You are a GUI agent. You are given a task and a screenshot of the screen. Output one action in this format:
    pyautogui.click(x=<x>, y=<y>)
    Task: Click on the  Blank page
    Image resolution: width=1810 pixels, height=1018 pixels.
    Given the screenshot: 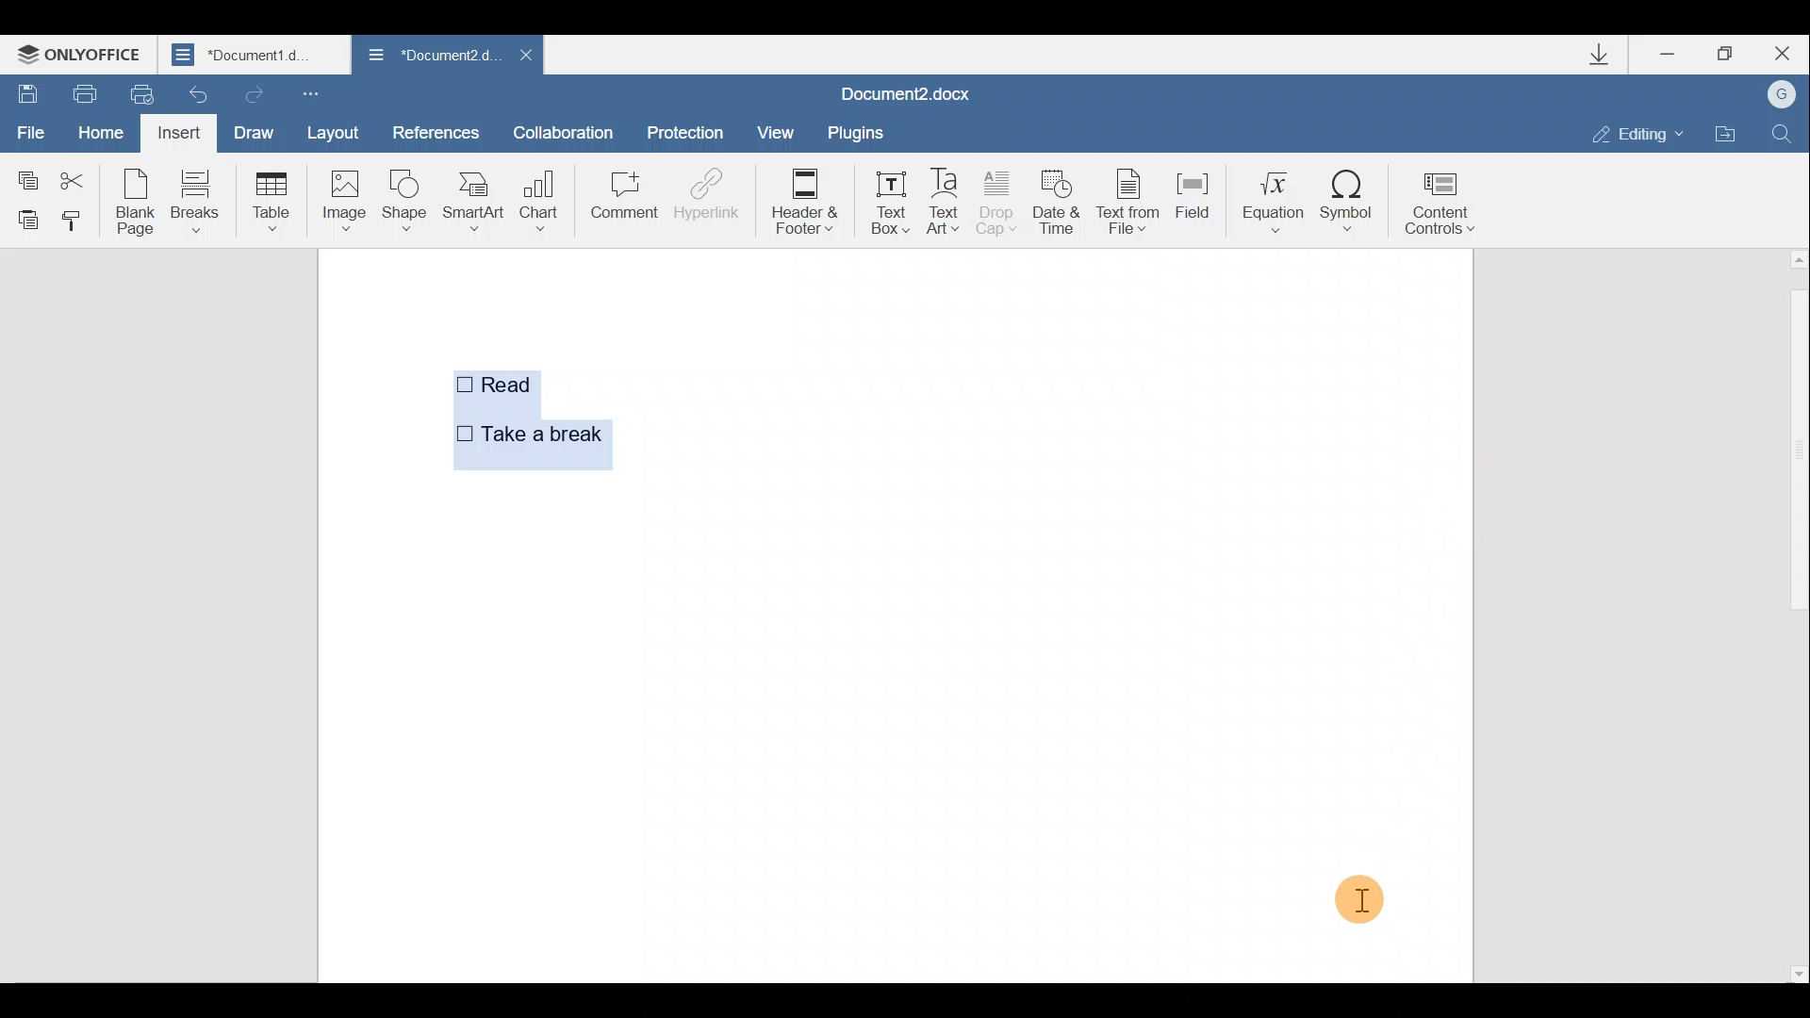 What is the action you would take?
    pyautogui.click(x=136, y=202)
    